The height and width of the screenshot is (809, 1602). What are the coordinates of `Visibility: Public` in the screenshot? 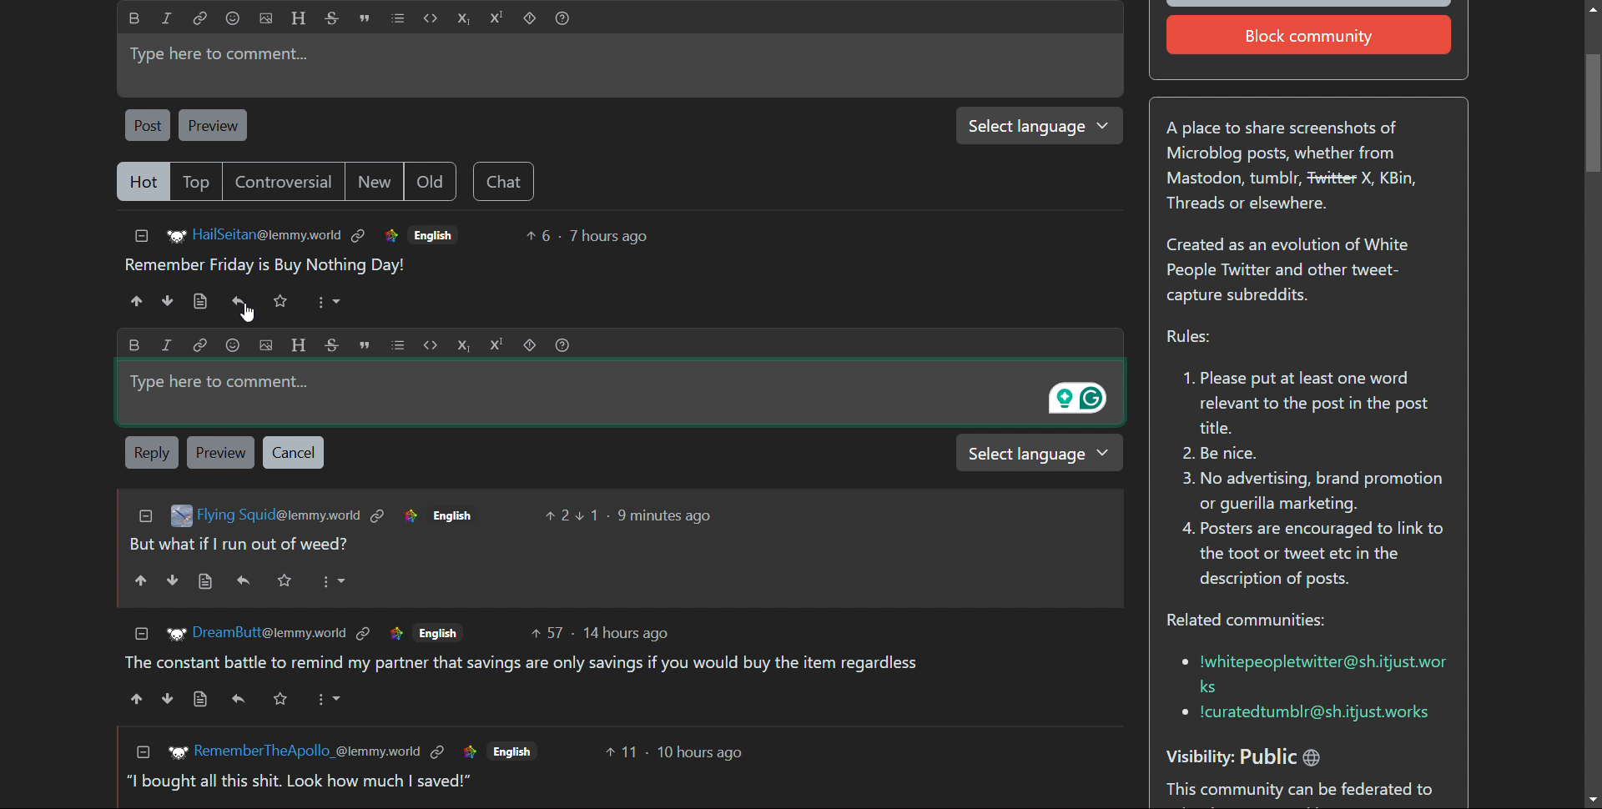 It's located at (1265, 751).